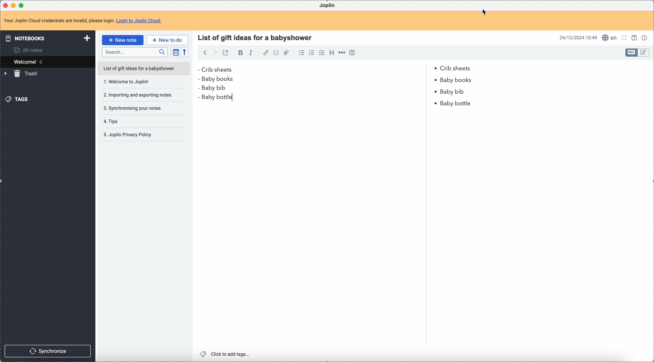 The image size is (654, 362). What do you see at coordinates (129, 136) in the screenshot?
I see `joplin privacy policy` at bounding box center [129, 136].